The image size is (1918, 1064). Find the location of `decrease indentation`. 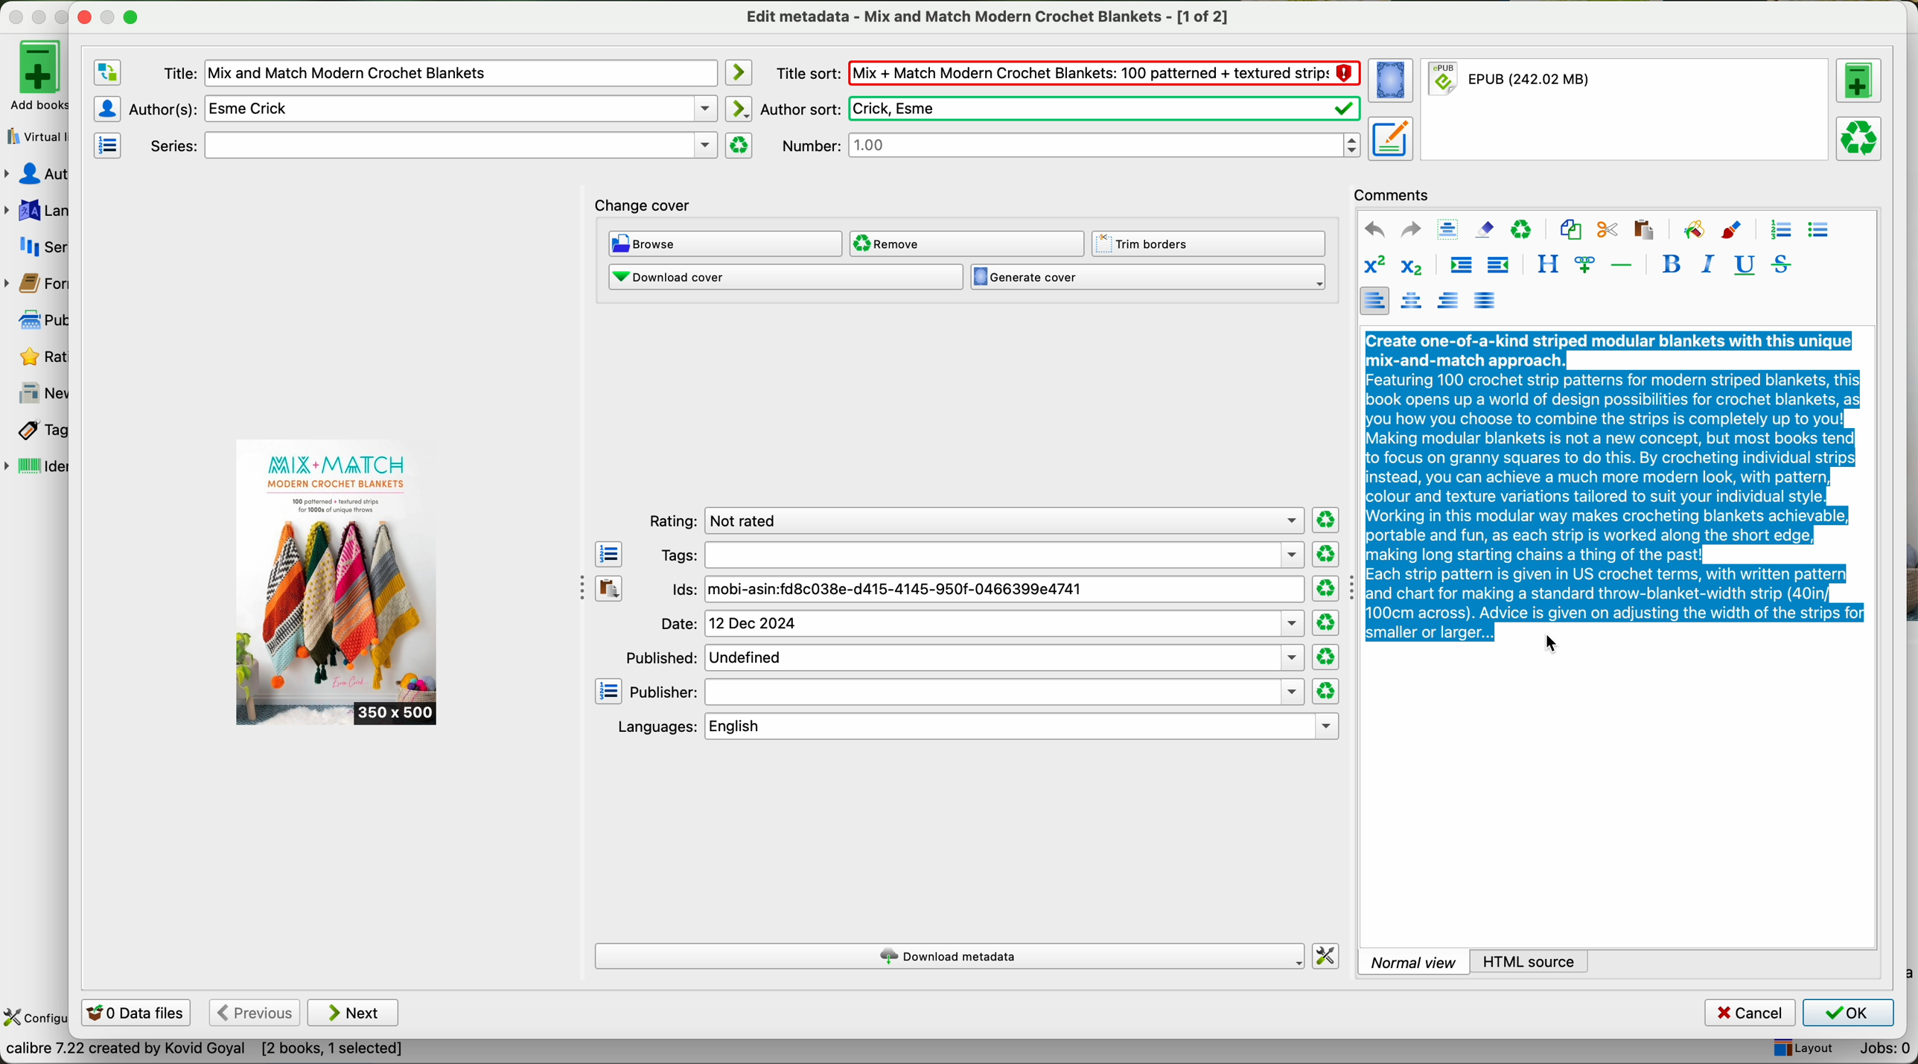

decrease indentation is located at coordinates (1497, 267).